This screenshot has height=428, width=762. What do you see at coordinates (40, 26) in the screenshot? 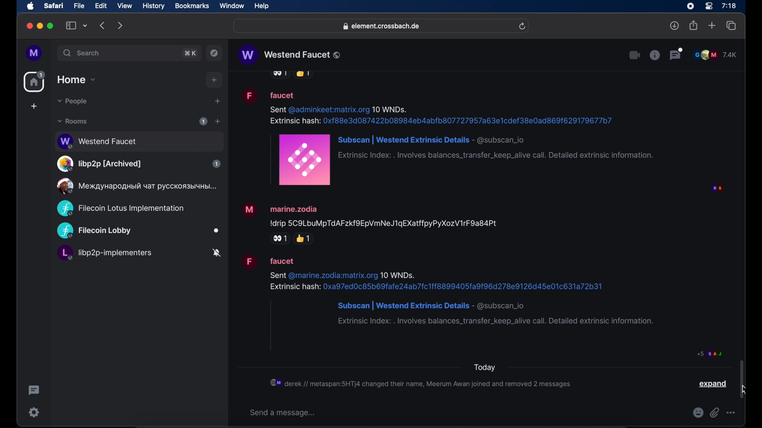
I see `minimize` at bounding box center [40, 26].